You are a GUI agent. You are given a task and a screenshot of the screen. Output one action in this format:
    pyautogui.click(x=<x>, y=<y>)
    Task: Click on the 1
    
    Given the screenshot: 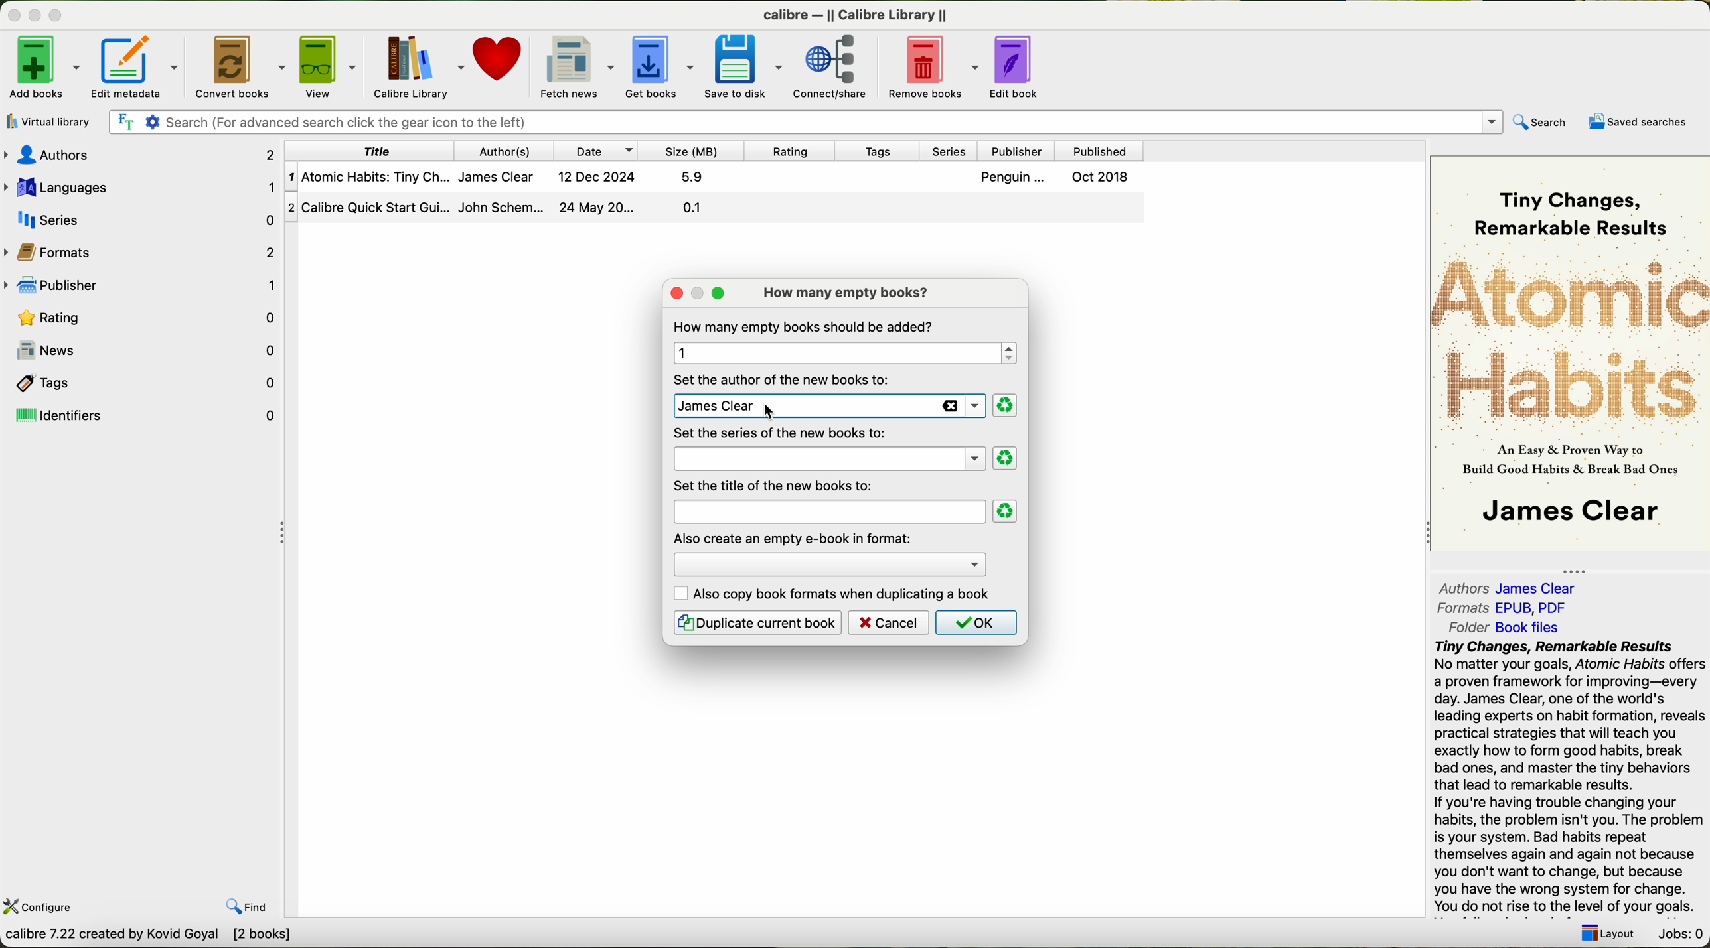 What is the action you would take?
    pyautogui.click(x=841, y=353)
    